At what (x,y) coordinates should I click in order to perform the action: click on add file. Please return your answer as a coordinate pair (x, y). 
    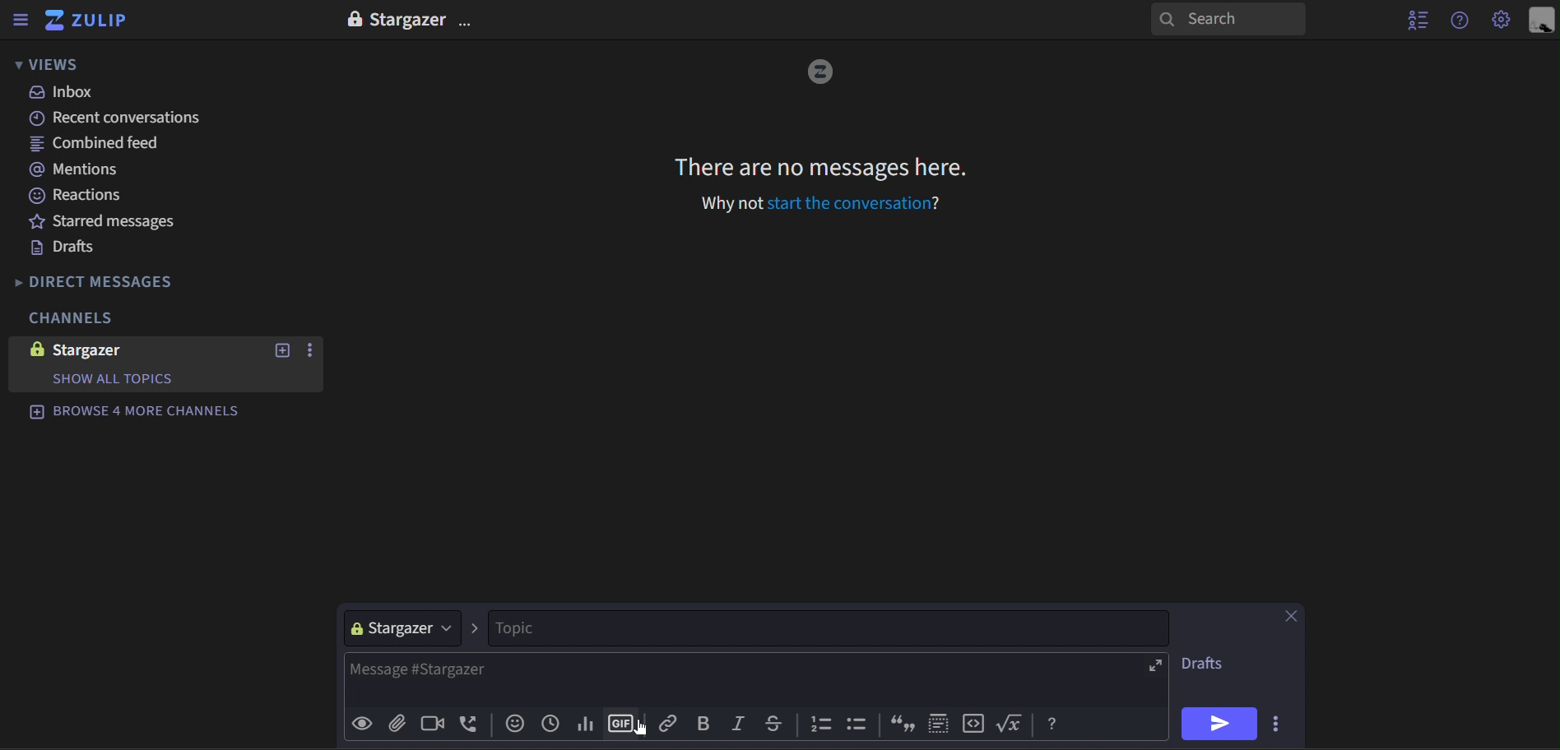
    Looking at the image, I should click on (399, 725).